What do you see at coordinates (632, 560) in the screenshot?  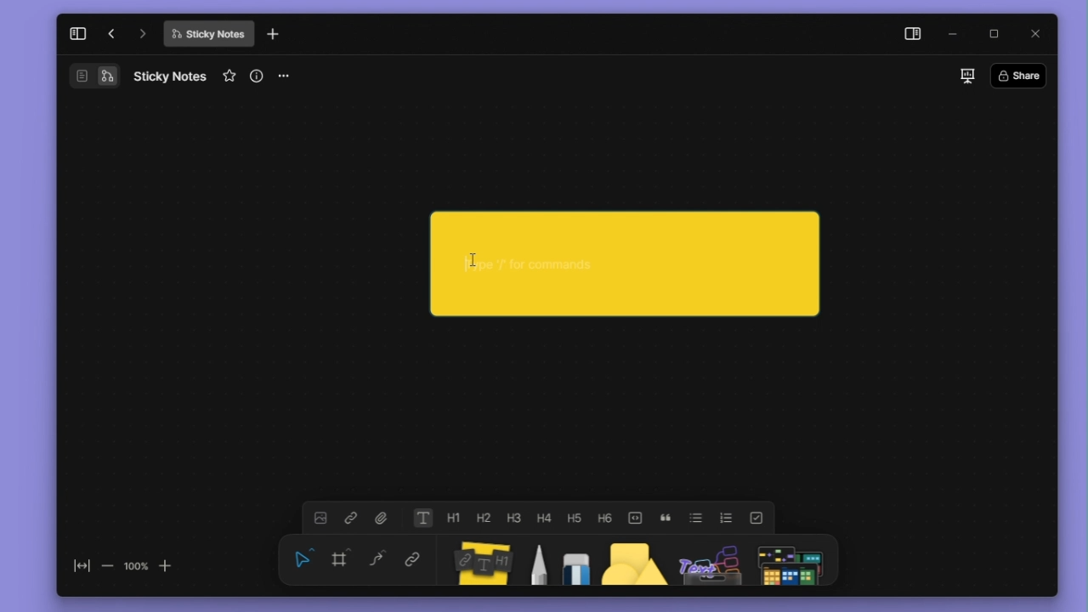 I see `shape` at bounding box center [632, 560].